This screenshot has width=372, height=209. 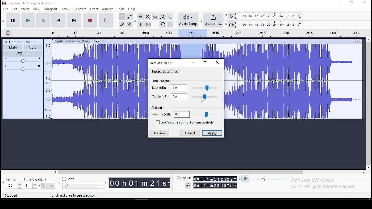 What do you see at coordinates (212, 134) in the screenshot?
I see `apply` at bounding box center [212, 134].